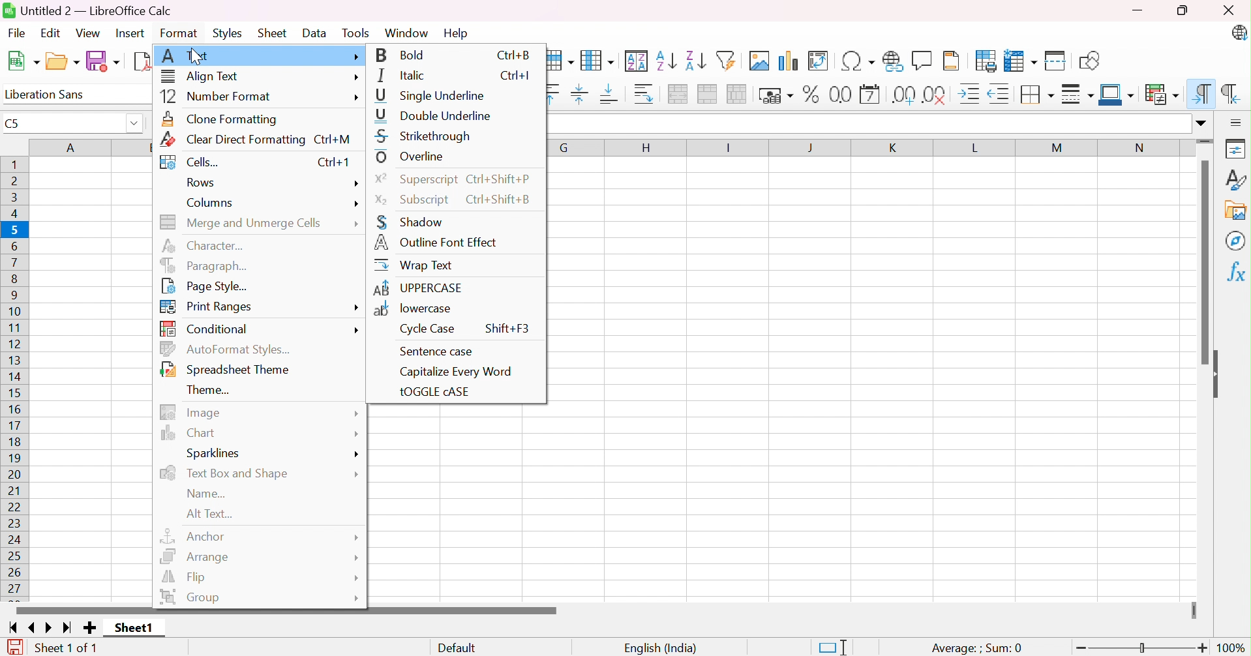 The height and width of the screenshot is (656, 1251). What do you see at coordinates (1194, 608) in the screenshot?
I see `Slider` at bounding box center [1194, 608].